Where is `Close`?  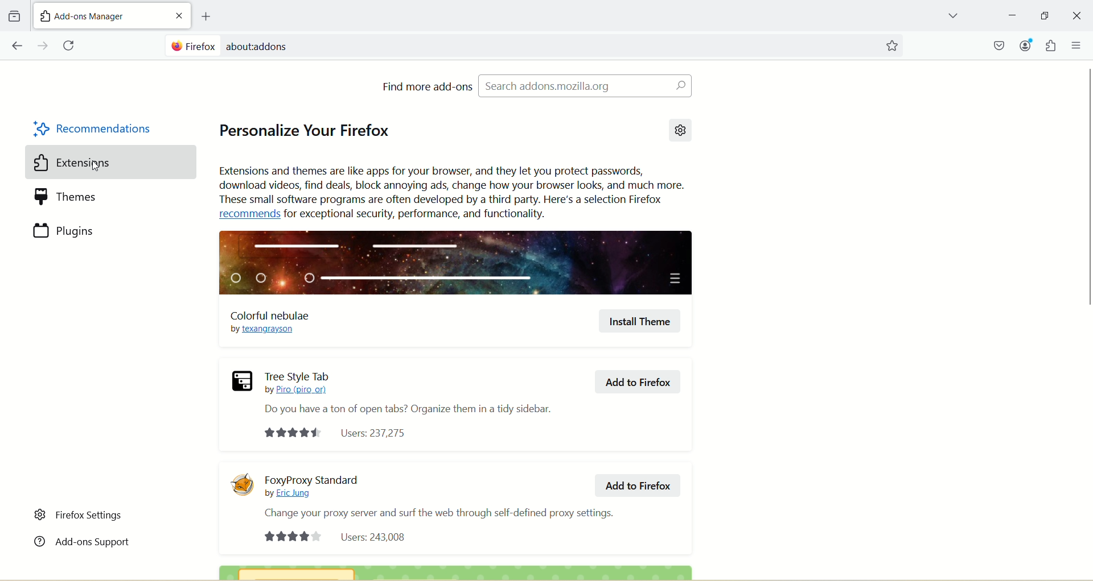
Close is located at coordinates (1078, 16).